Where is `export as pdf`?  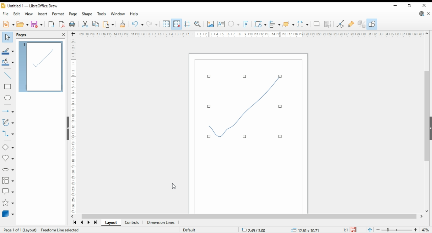
export as pdf is located at coordinates (62, 25).